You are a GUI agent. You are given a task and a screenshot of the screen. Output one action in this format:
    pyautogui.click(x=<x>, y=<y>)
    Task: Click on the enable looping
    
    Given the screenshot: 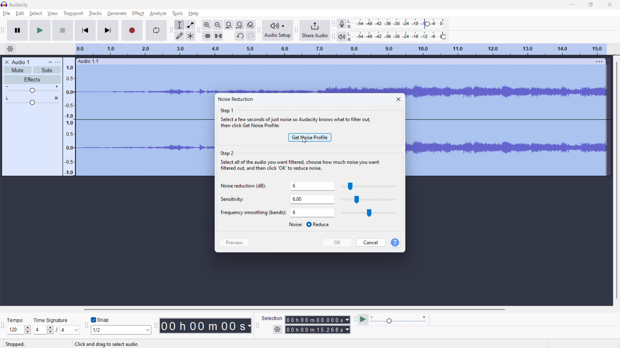 What is the action you would take?
    pyautogui.click(x=156, y=30)
    